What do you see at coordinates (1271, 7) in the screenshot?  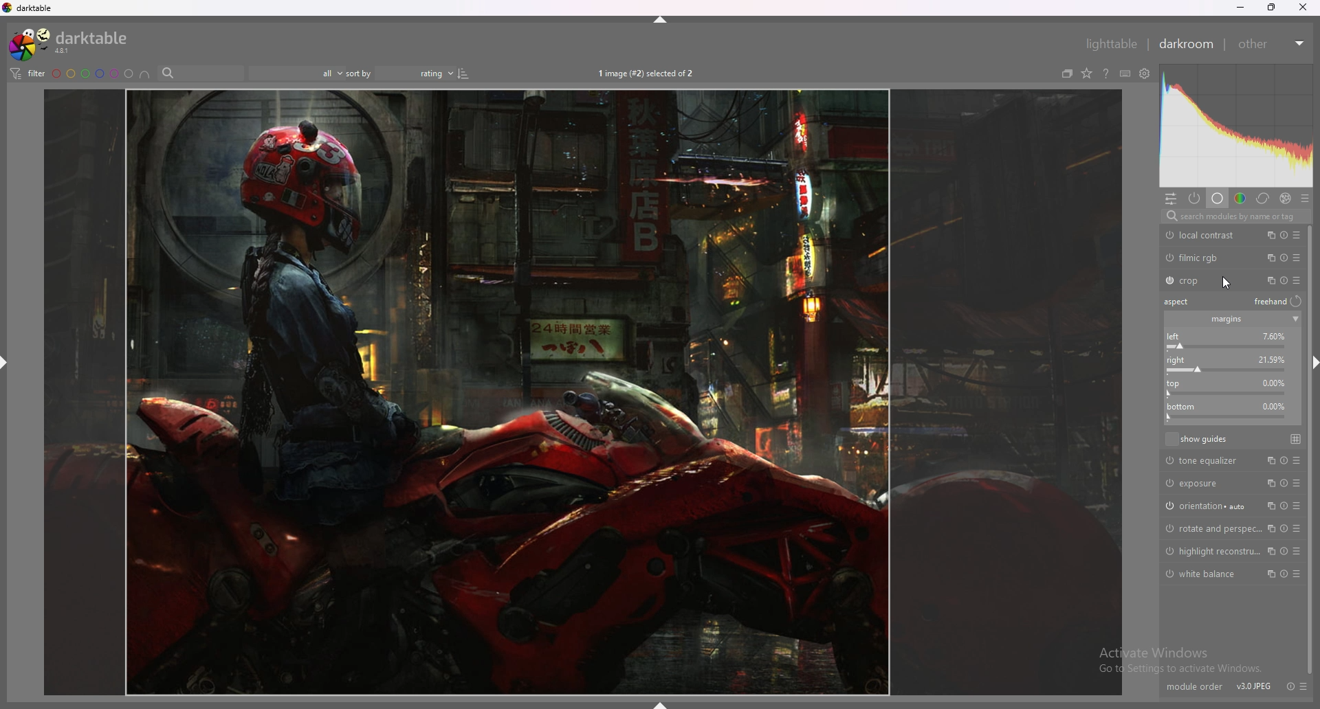 I see `resize` at bounding box center [1271, 7].